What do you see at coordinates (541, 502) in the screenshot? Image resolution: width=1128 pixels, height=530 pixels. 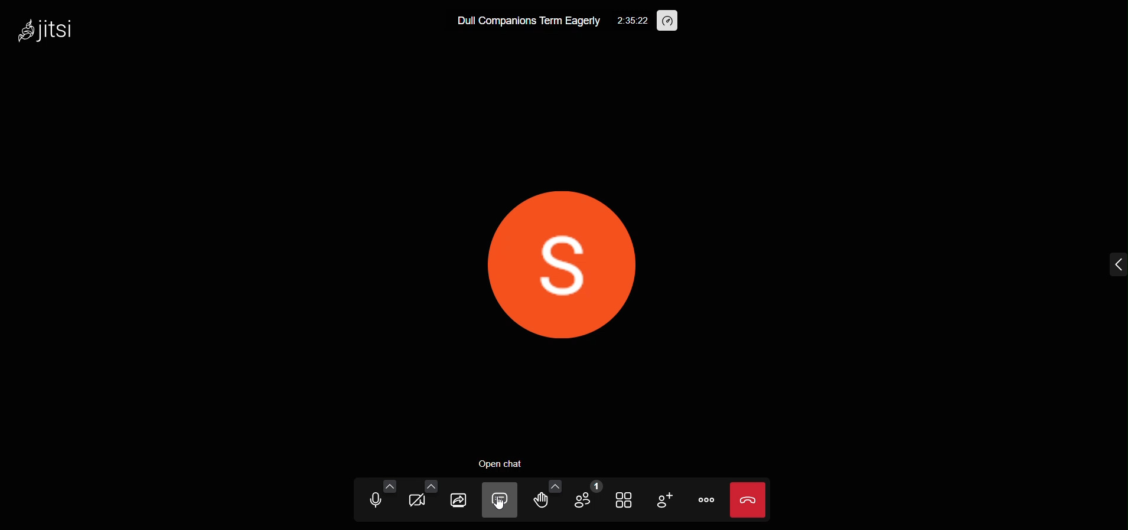 I see `raise hand` at bounding box center [541, 502].